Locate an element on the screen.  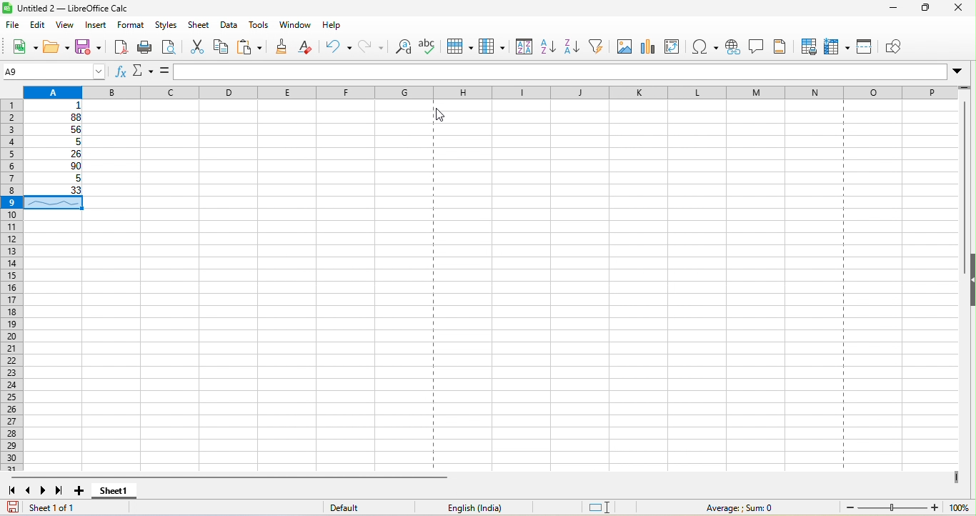
auto filter is located at coordinates (600, 46).